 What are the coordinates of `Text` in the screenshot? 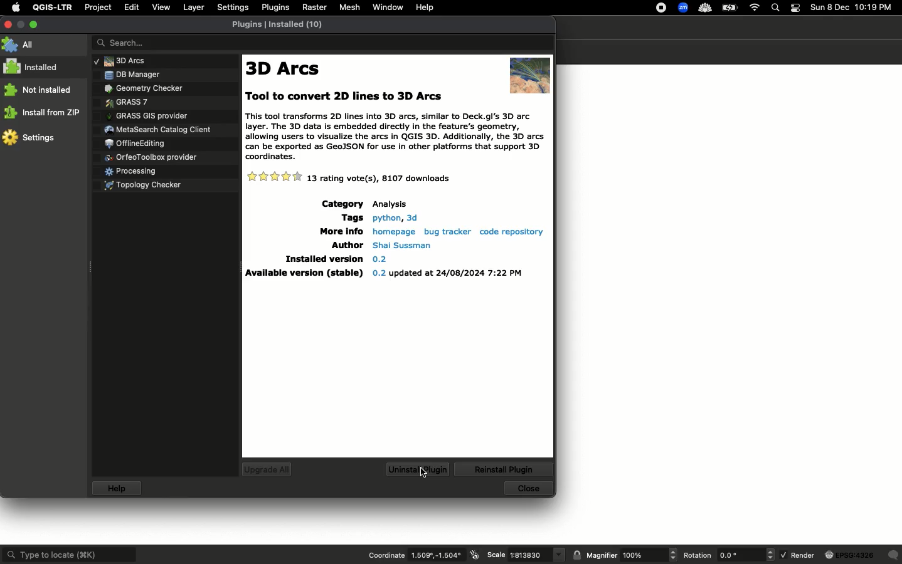 It's located at (394, 123).